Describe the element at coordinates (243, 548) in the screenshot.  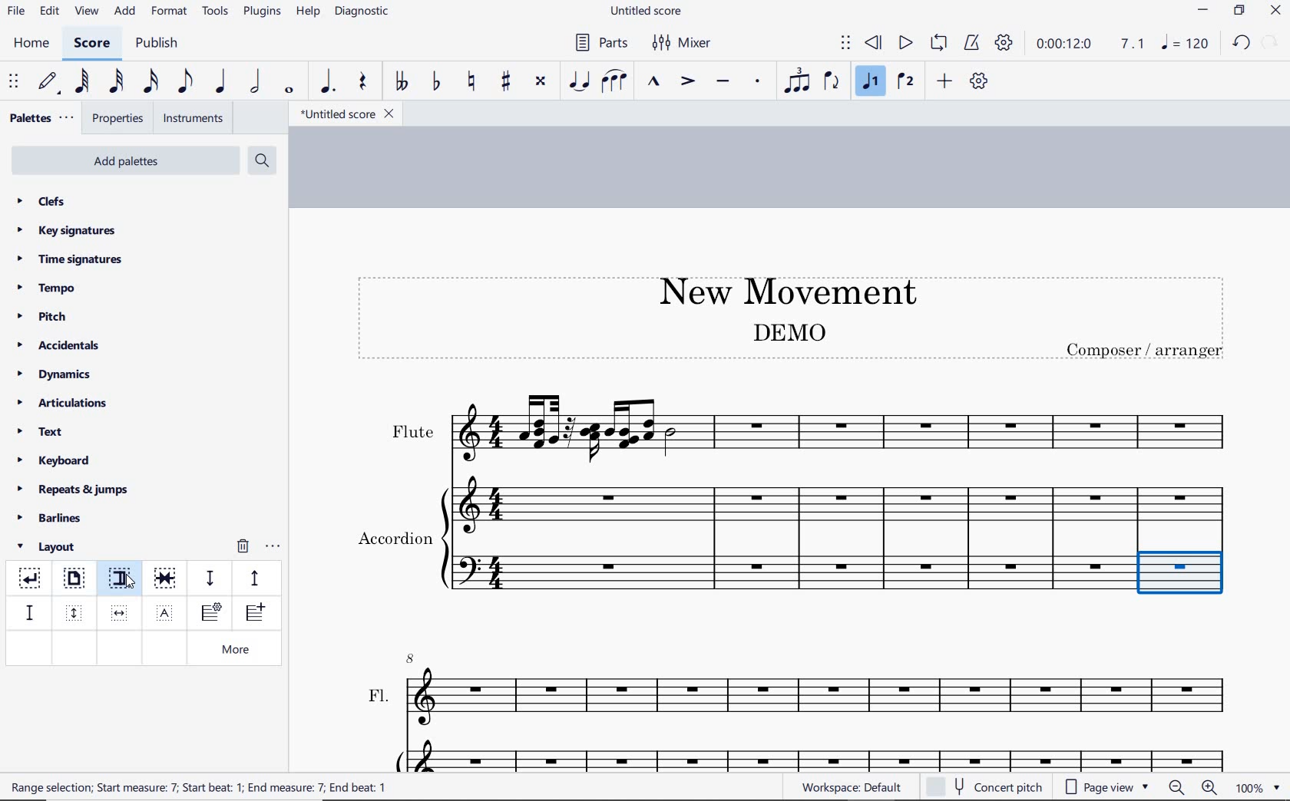
I see `remove layout` at that location.